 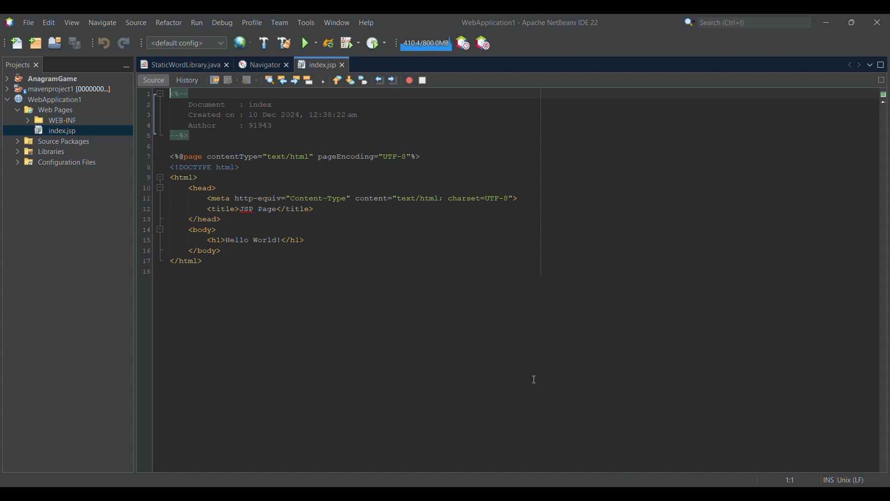 What do you see at coordinates (242, 42) in the screenshot?
I see `Configure window` at bounding box center [242, 42].